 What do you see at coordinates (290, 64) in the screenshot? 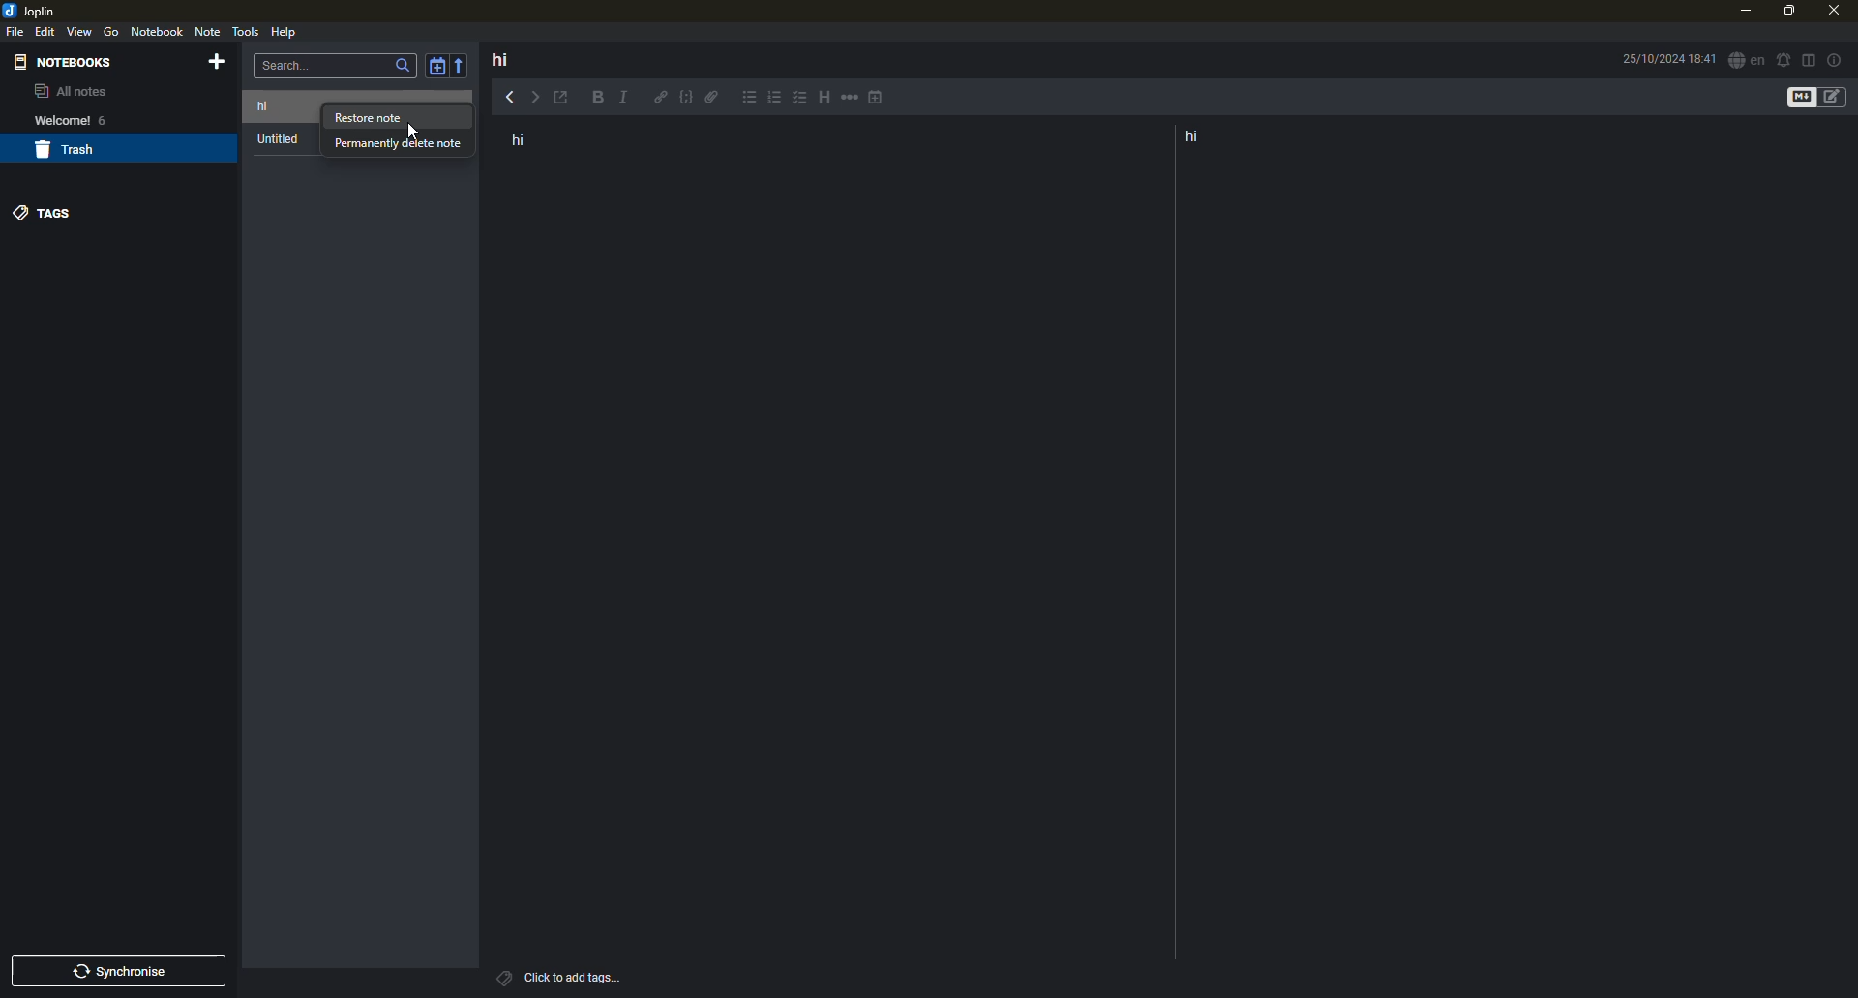
I see `search` at bounding box center [290, 64].